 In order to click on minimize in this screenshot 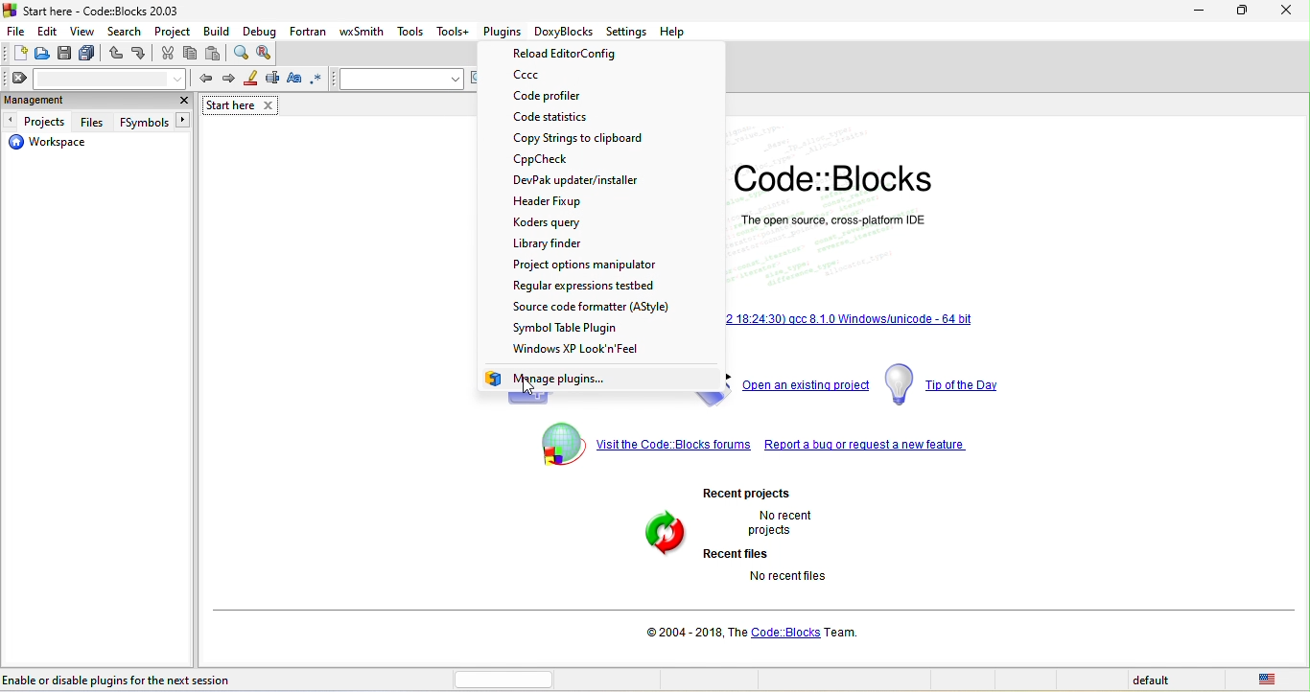, I will do `click(1199, 14)`.